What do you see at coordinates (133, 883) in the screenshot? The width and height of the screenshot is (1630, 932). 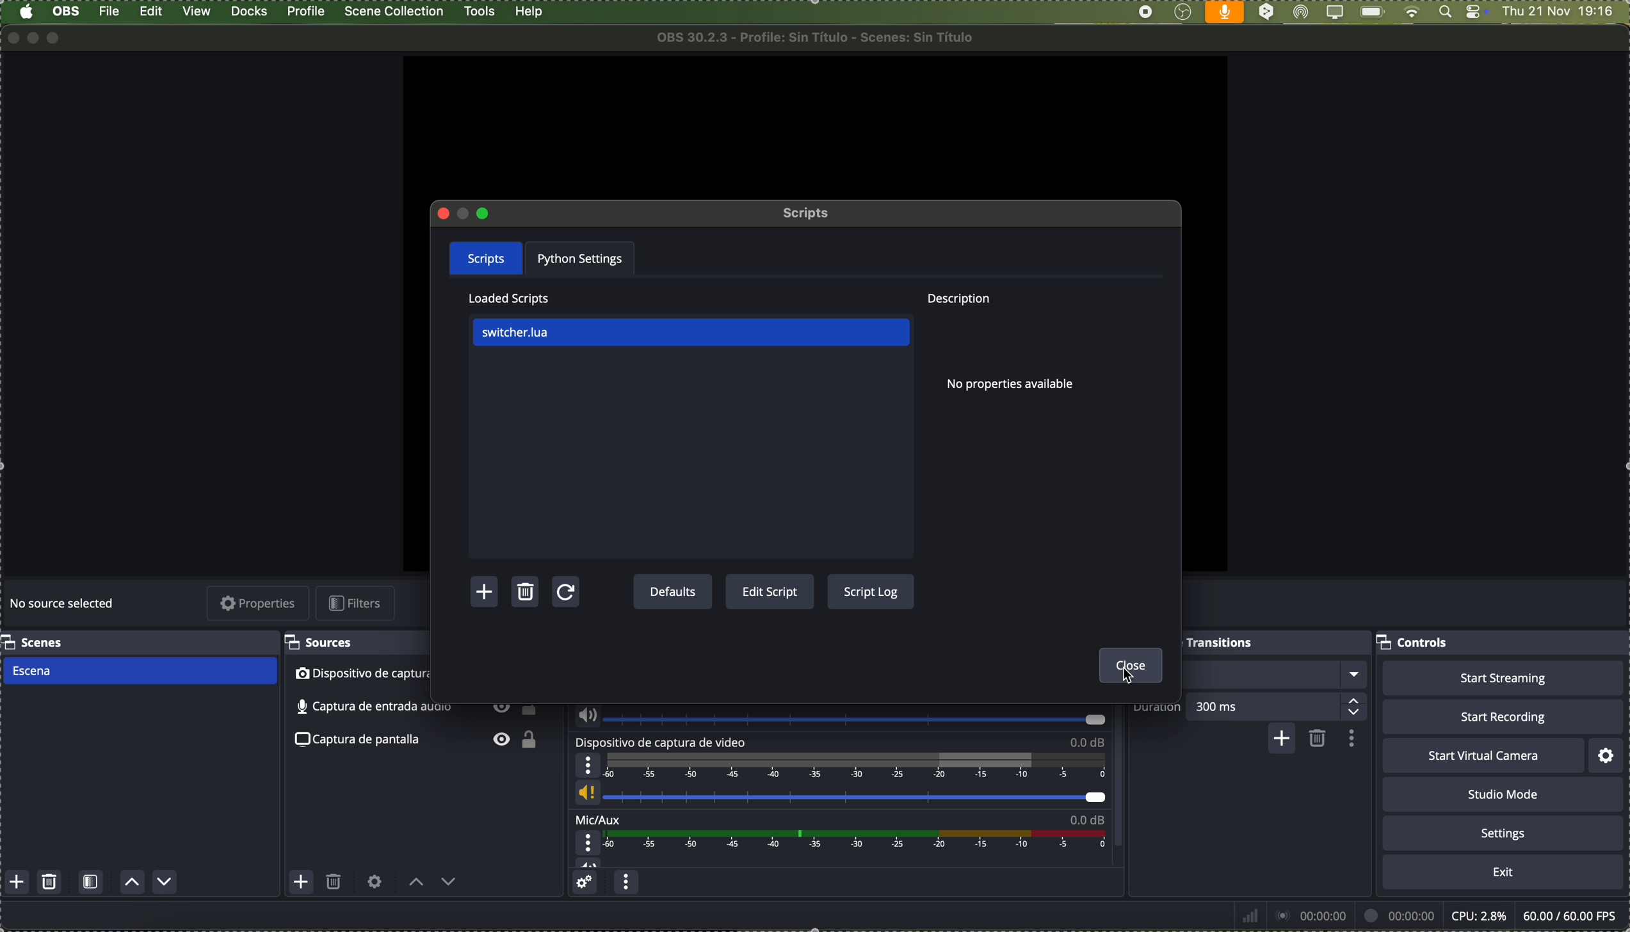 I see `move scene up` at bounding box center [133, 883].